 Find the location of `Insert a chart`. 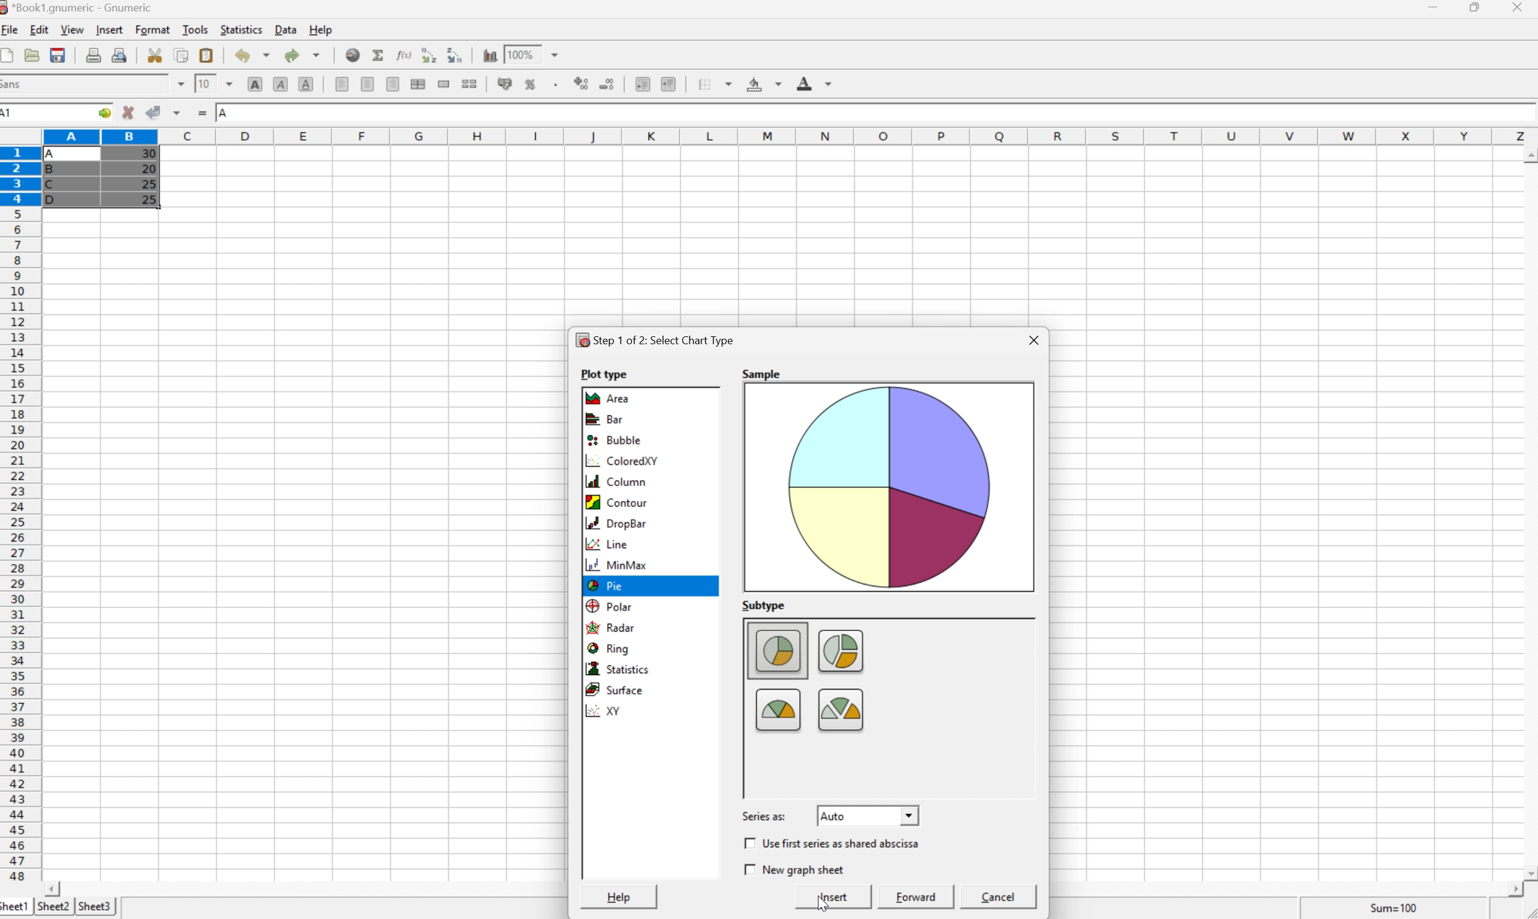

Insert a chart is located at coordinates (489, 53).